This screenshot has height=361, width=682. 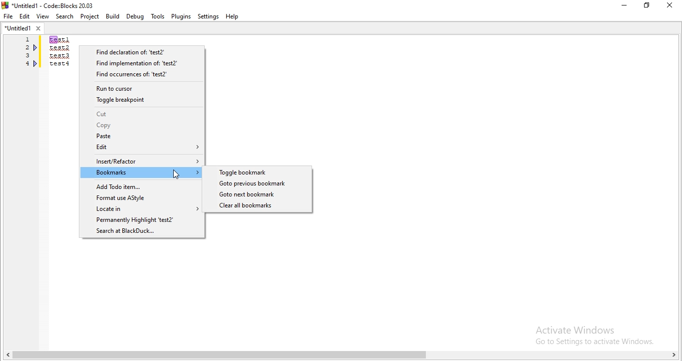 I want to click on Cut, so click(x=143, y=114).